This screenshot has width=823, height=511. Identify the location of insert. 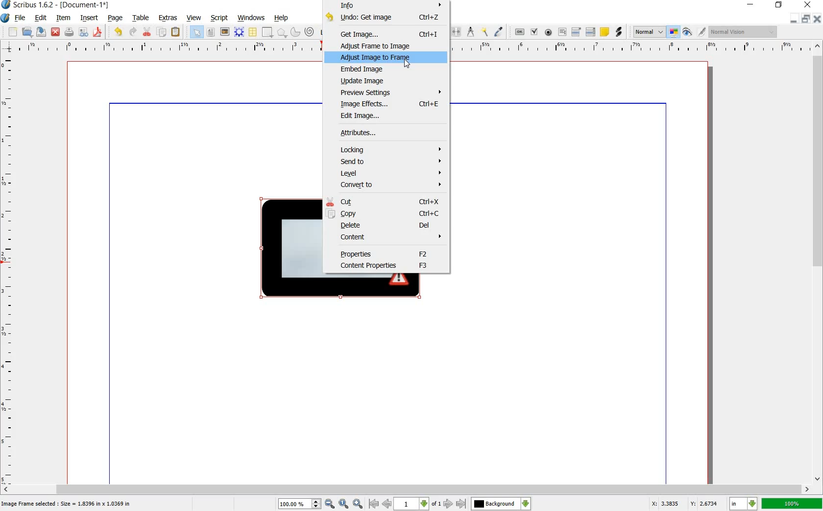
(90, 19).